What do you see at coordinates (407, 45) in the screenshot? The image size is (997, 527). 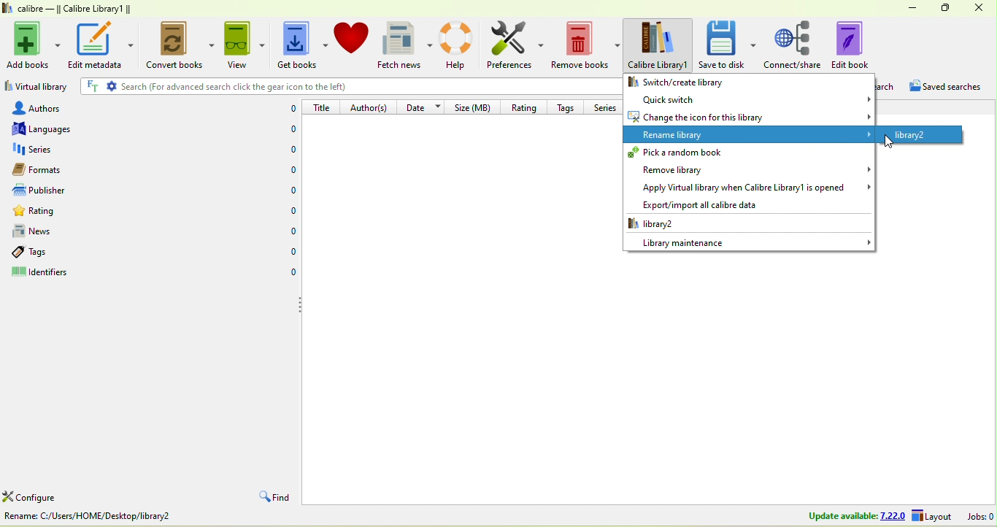 I see `fetch news` at bounding box center [407, 45].